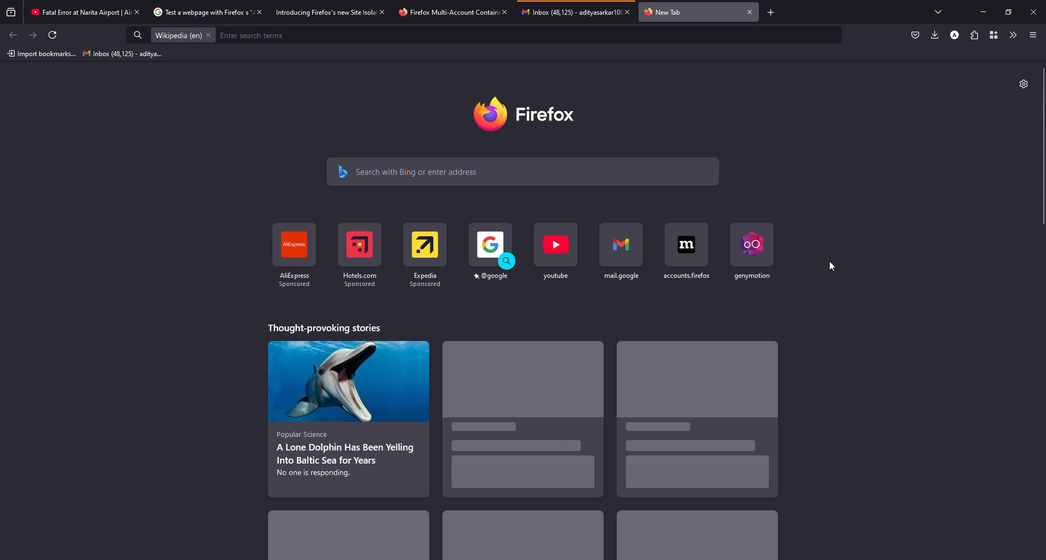 This screenshot has height=560, width=1046. Describe the element at coordinates (321, 14) in the screenshot. I see `Introducing Firefox's new site` at that location.